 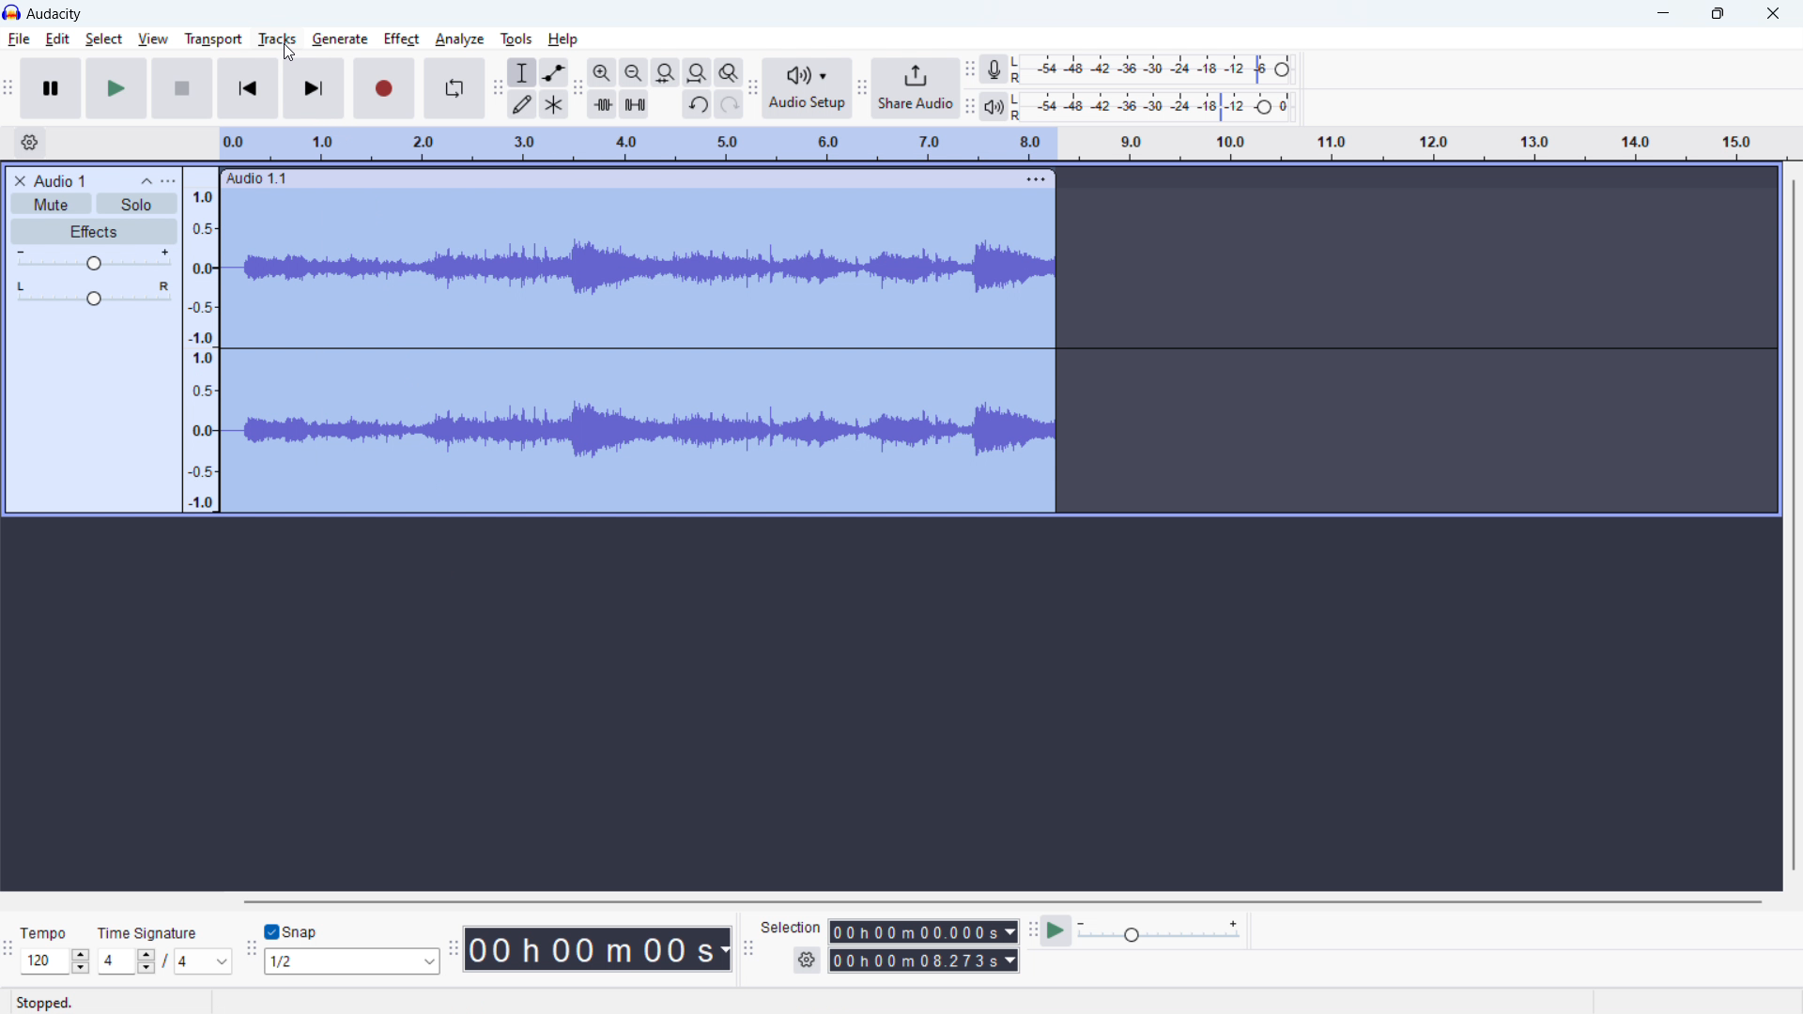 I want to click on redo, so click(x=729, y=104).